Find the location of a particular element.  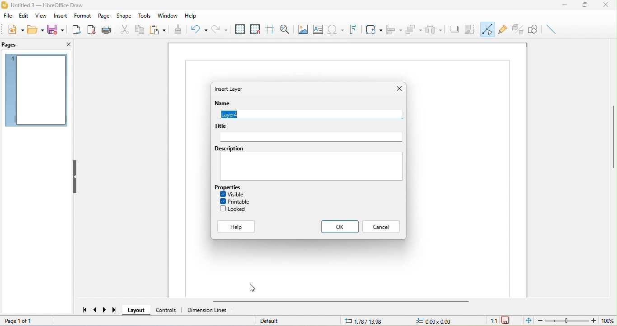

view is located at coordinates (40, 16).